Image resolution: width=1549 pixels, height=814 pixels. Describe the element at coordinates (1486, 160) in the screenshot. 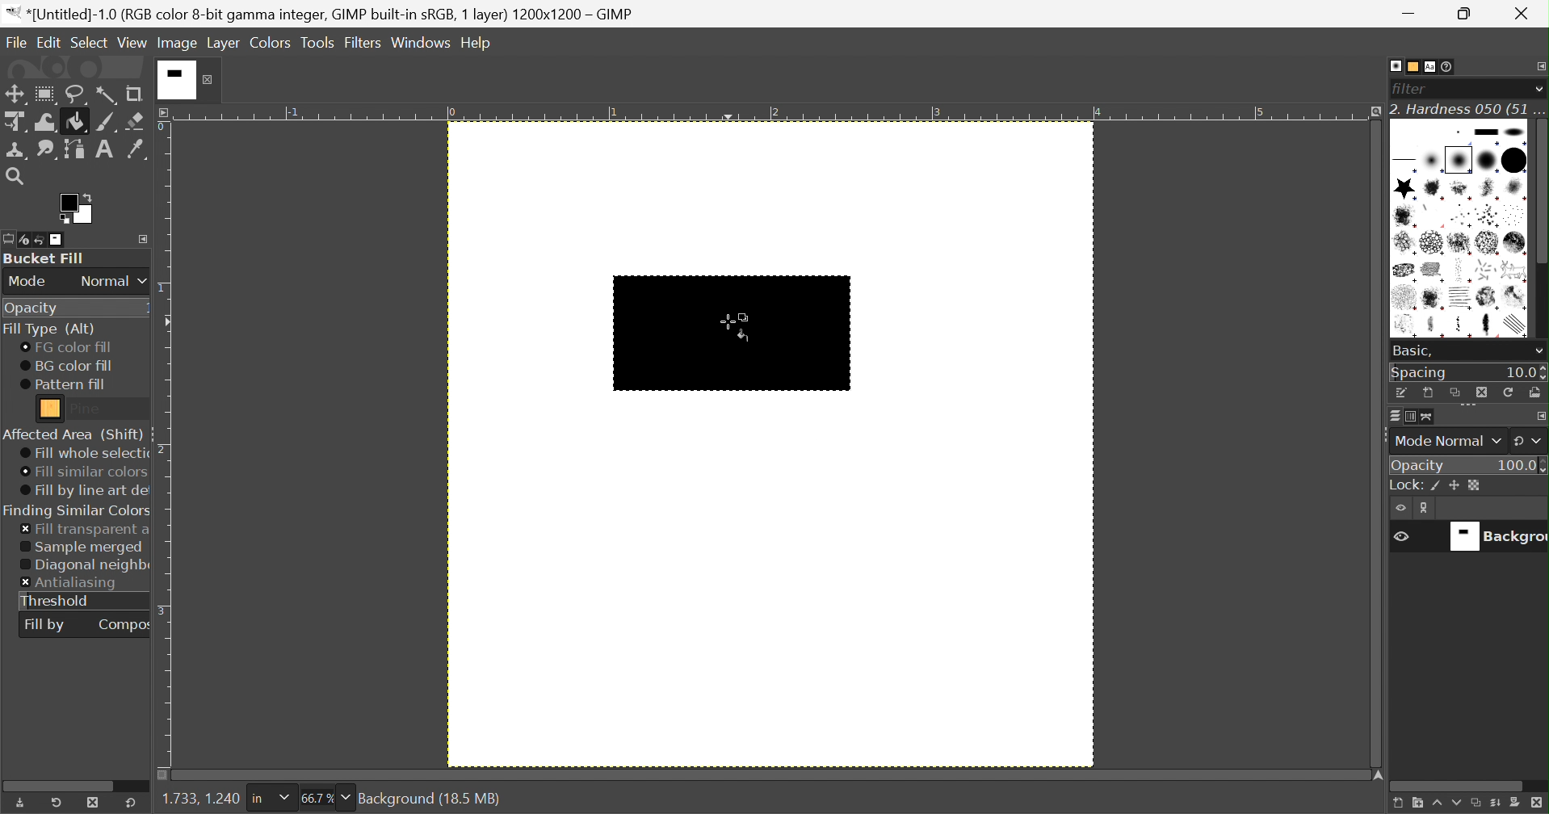

I see `Hardness 050` at that location.